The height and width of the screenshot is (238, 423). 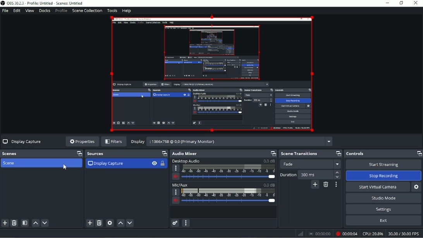 What do you see at coordinates (384, 209) in the screenshot?
I see `Settings` at bounding box center [384, 209].